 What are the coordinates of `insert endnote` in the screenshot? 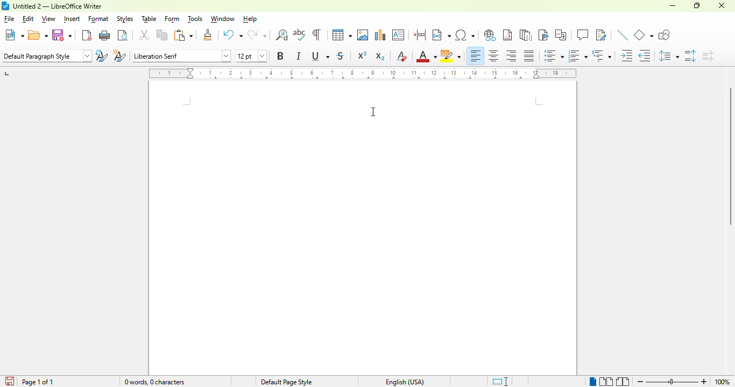 It's located at (526, 35).